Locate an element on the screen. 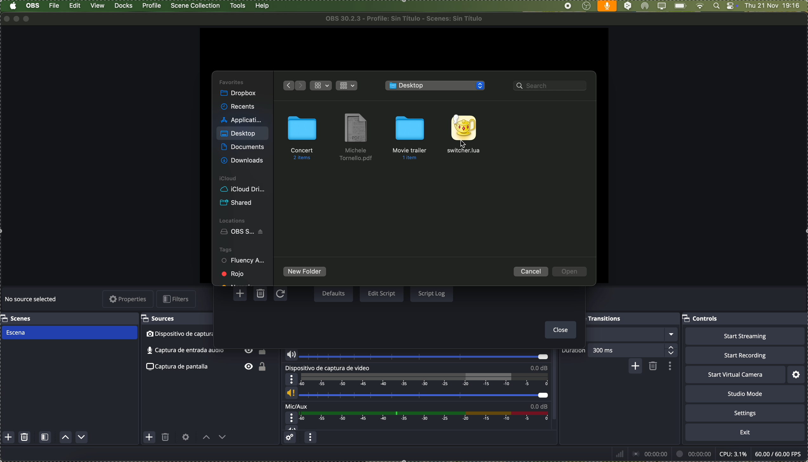  applications is located at coordinates (241, 119).